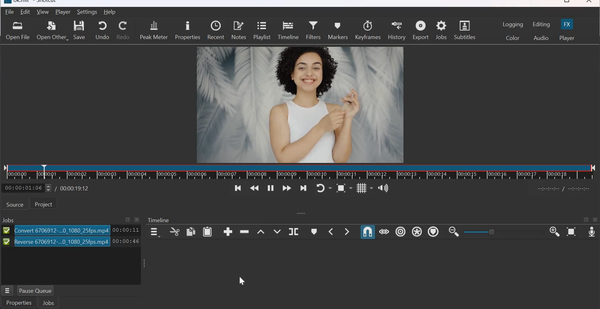 The image size is (600, 309). I want to click on Recent, so click(216, 30).